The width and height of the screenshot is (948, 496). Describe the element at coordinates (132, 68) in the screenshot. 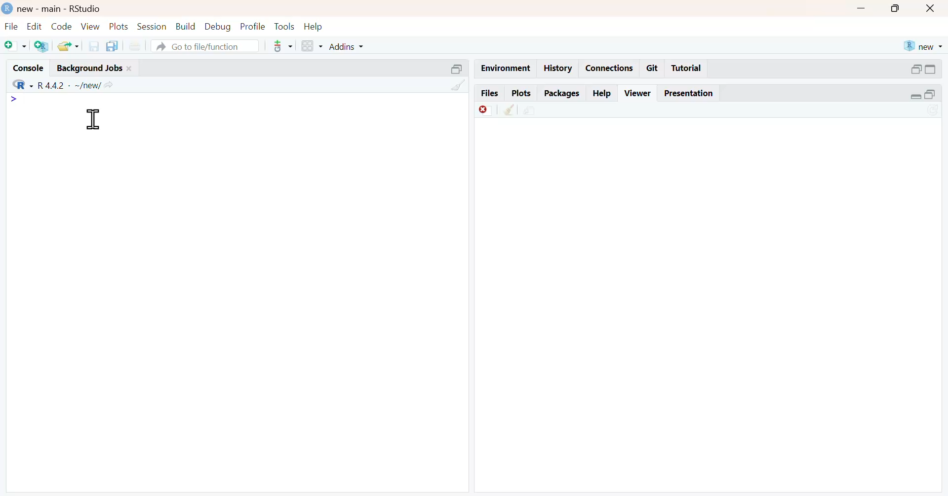

I see `close` at that location.